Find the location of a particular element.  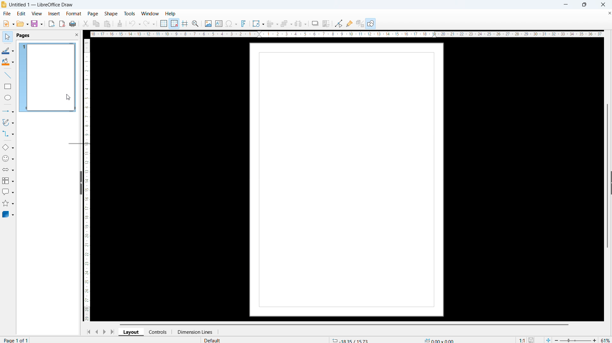

callout shapes is located at coordinates (8, 193).